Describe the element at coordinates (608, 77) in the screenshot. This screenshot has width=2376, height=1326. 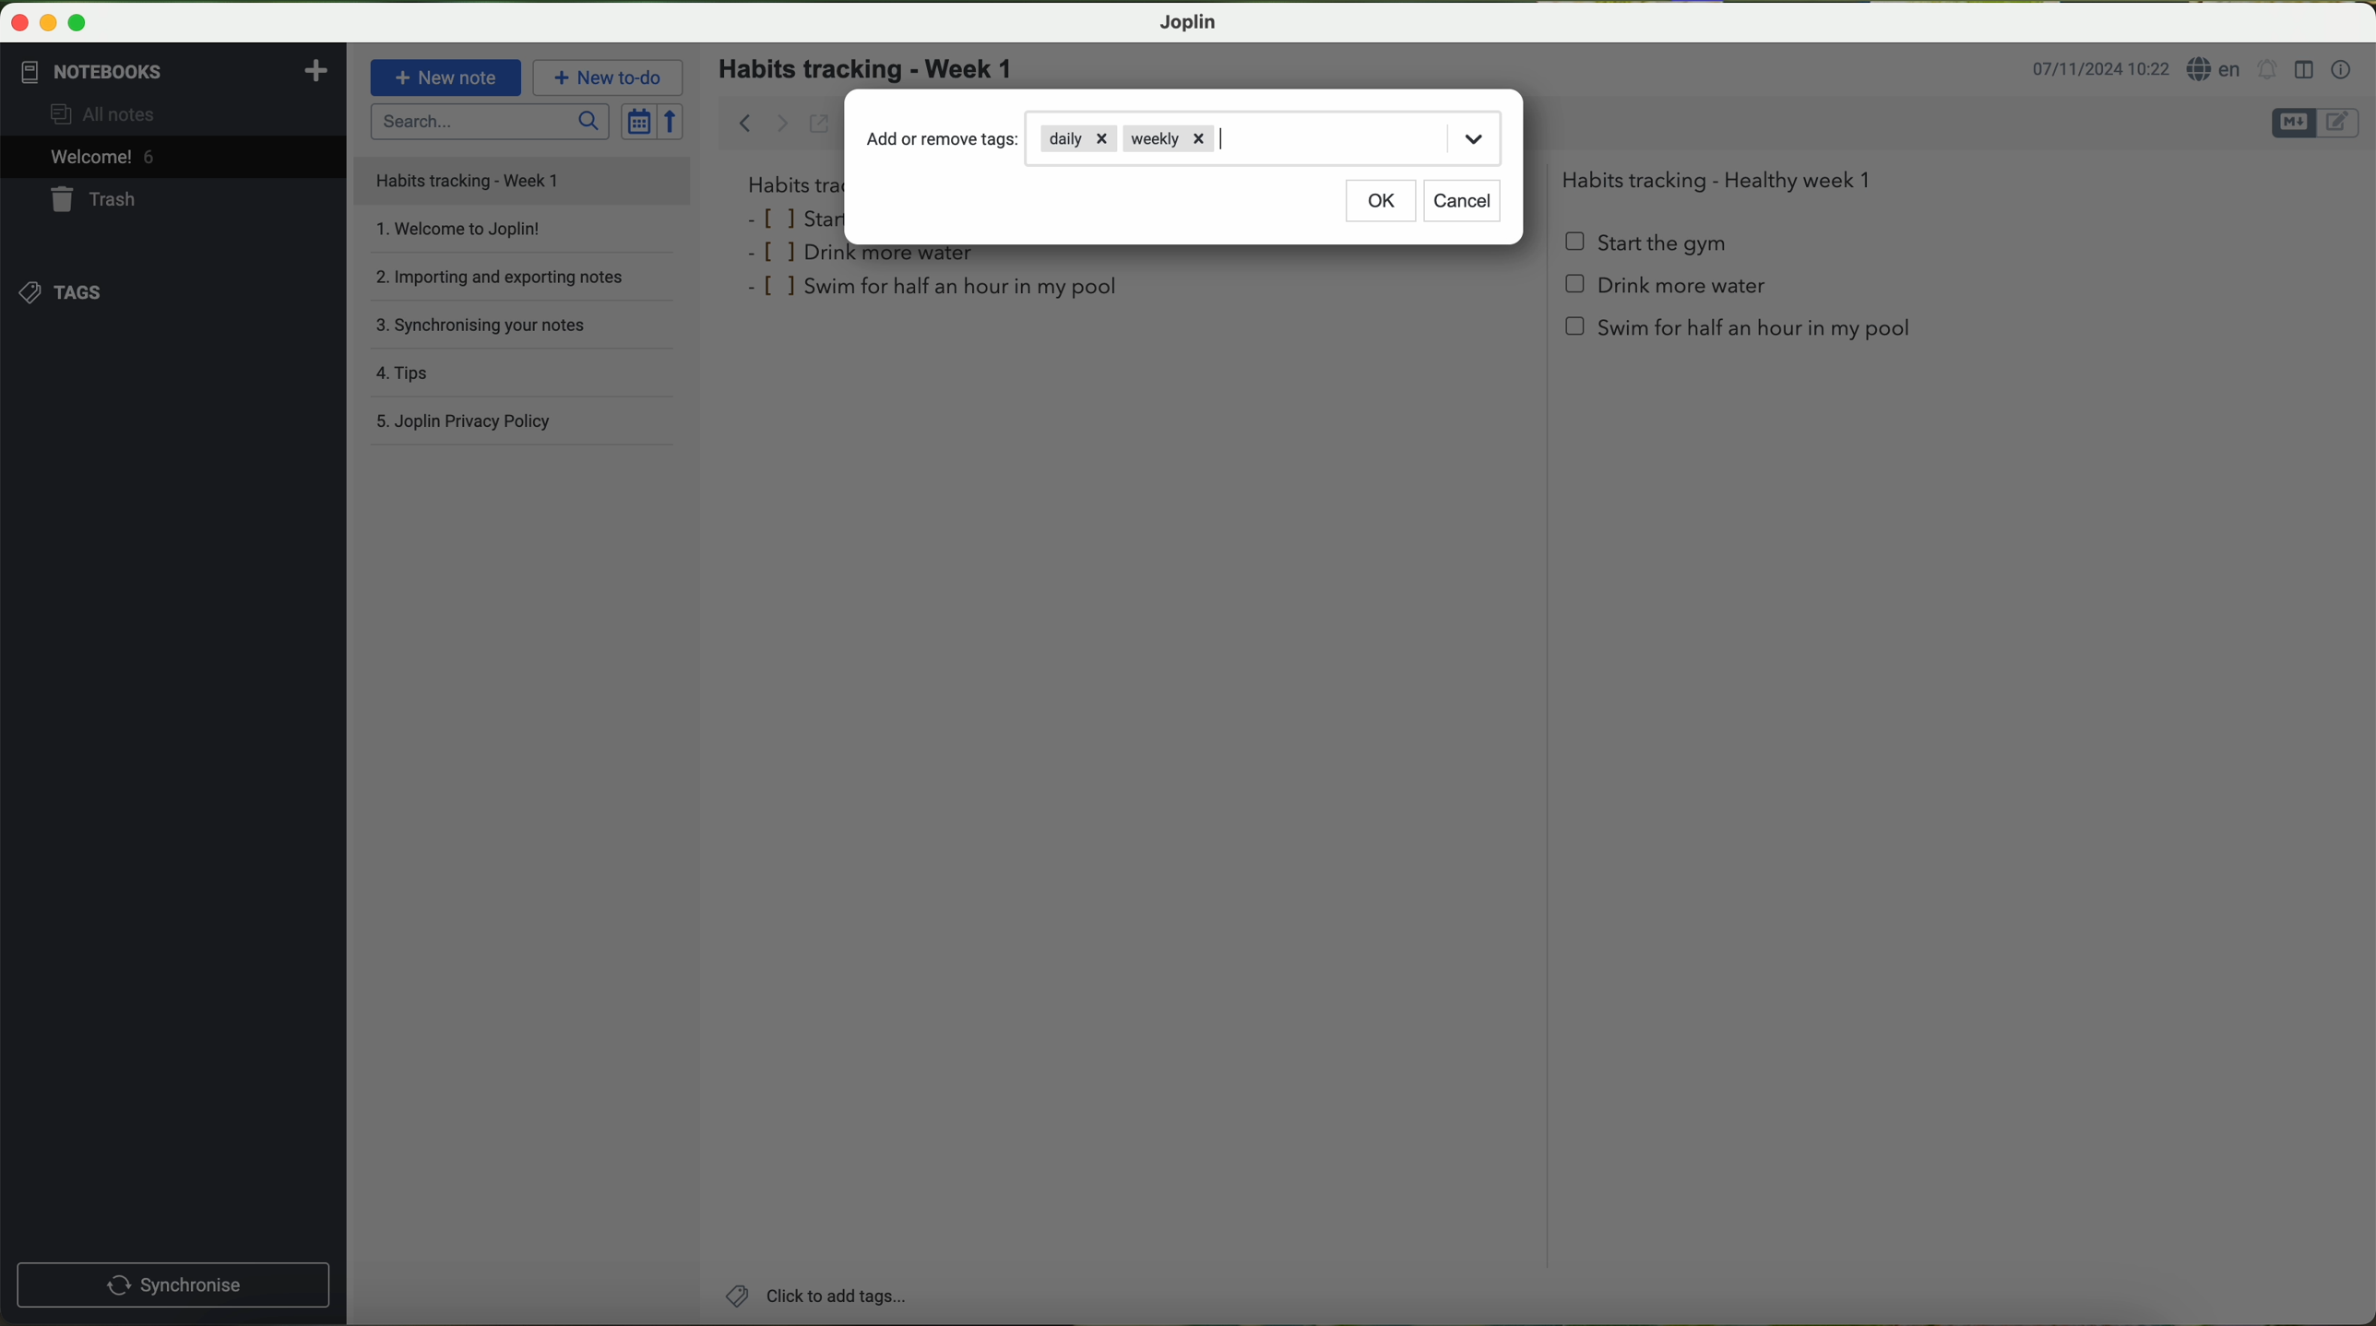
I see `new to-do button` at that location.